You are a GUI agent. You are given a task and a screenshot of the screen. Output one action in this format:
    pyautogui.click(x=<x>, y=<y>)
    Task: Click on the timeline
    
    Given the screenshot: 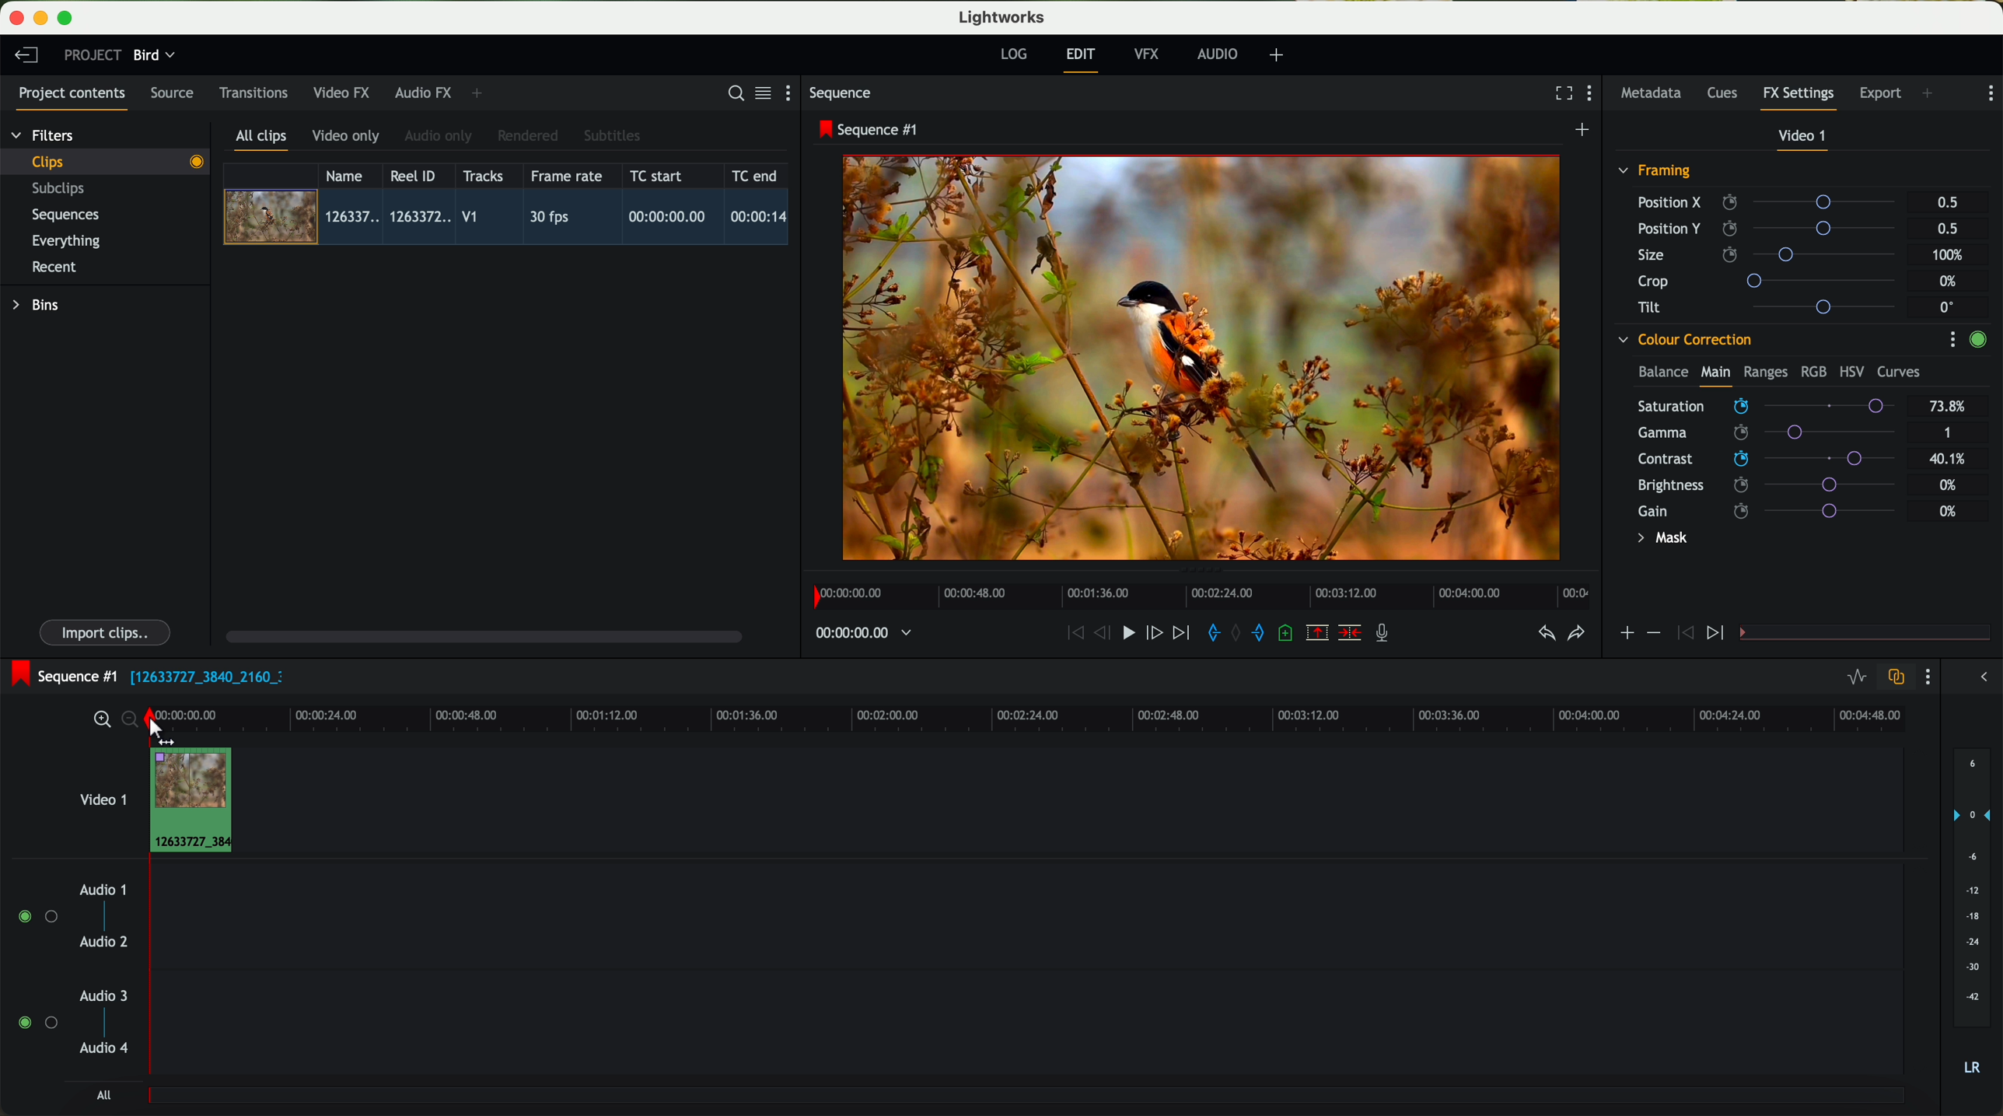 What is the action you would take?
    pyautogui.click(x=1197, y=592)
    